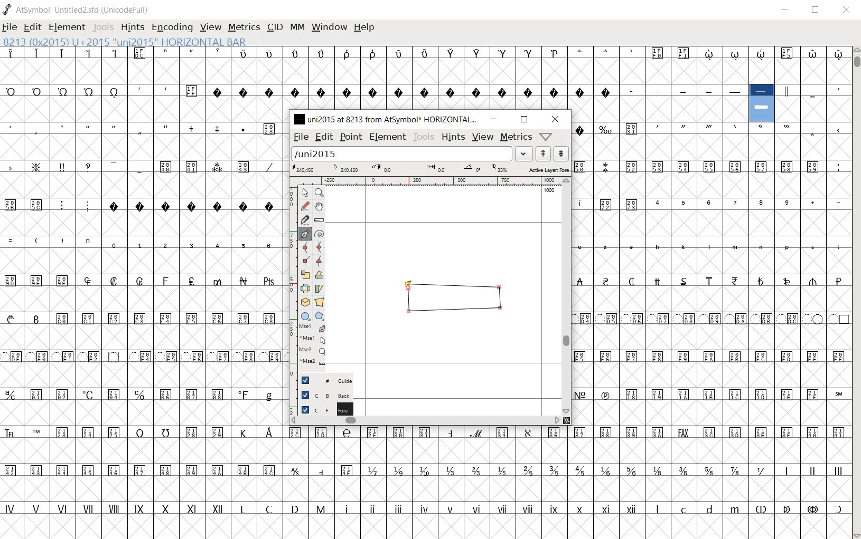 This screenshot has height=539, width=861. Describe the element at coordinates (305, 262) in the screenshot. I see `Add a corner point` at that location.